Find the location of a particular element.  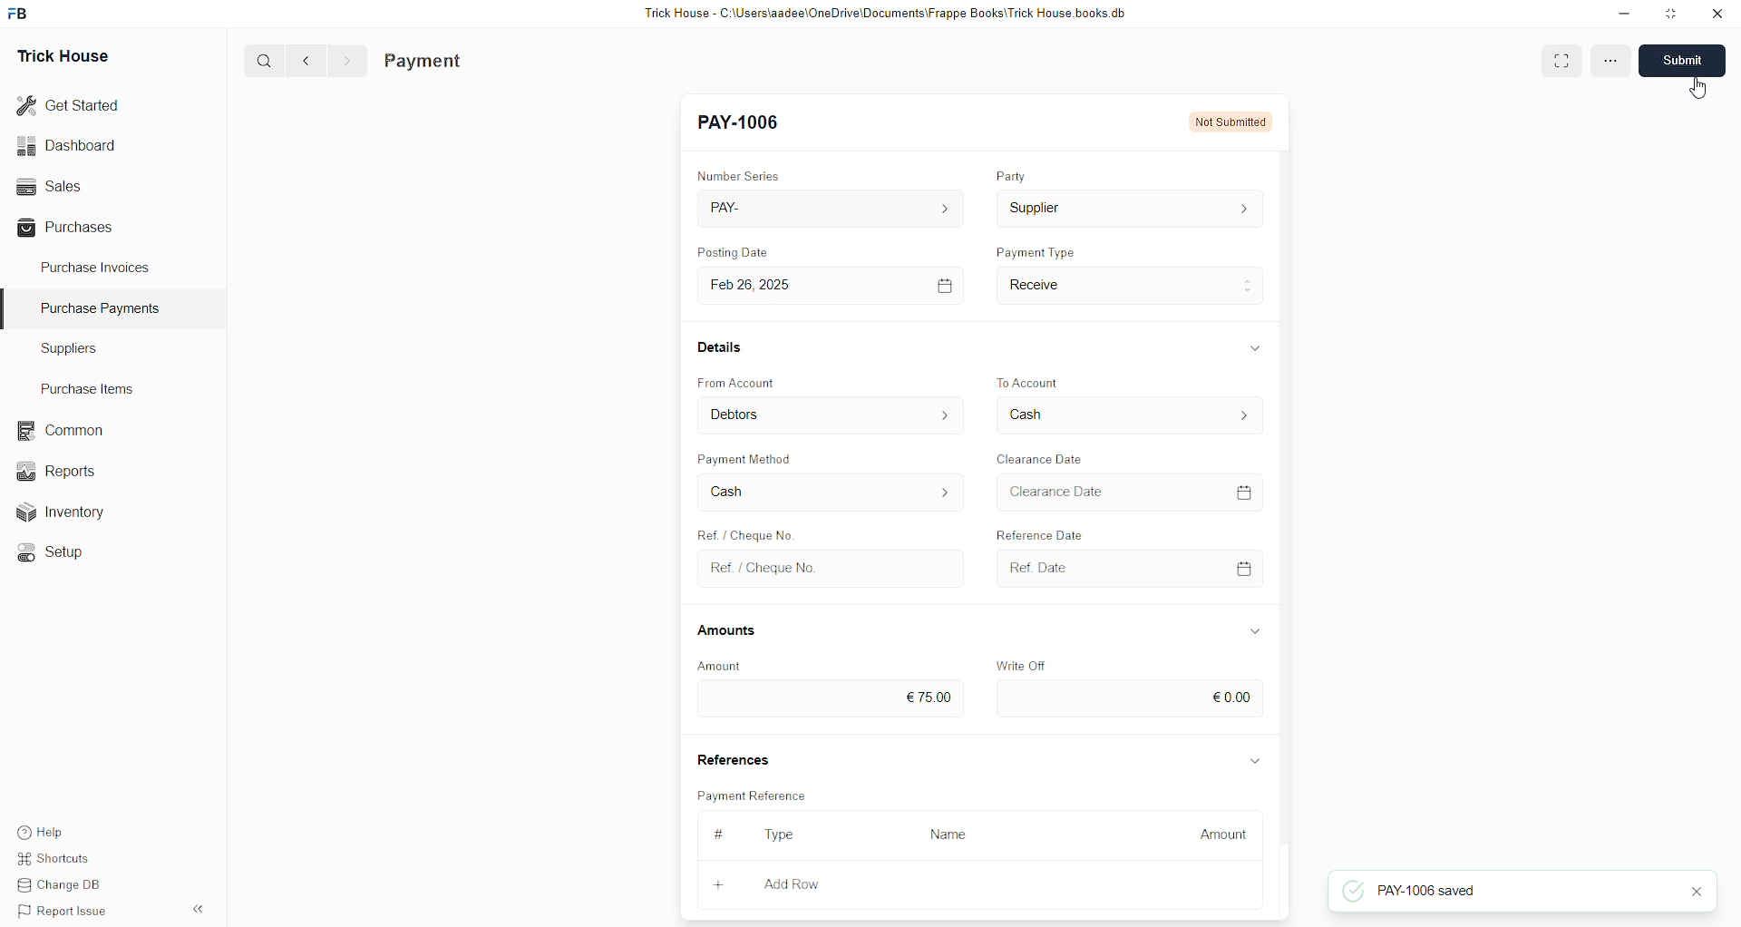

Purchase Invoices is located at coordinates (93, 270).